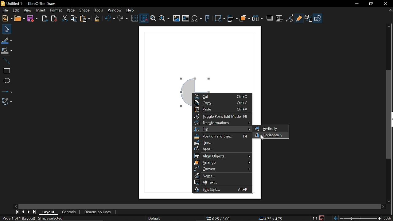  What do you see at coordinates (16, 207) in the screenshot?
I see `Move left` at bounding box center [16, 207].